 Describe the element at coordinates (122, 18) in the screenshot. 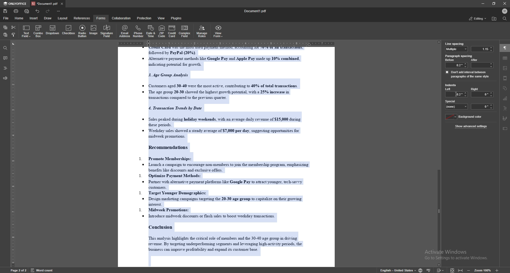

I see `collaboration` at that location.